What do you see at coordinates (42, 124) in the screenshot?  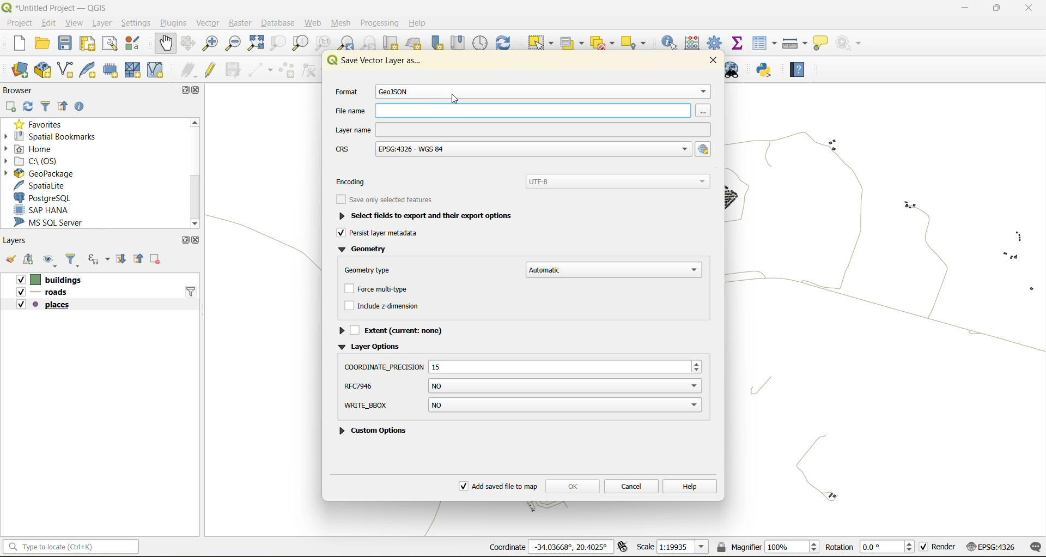 I see `favorites` at bounding box center [42, 124].